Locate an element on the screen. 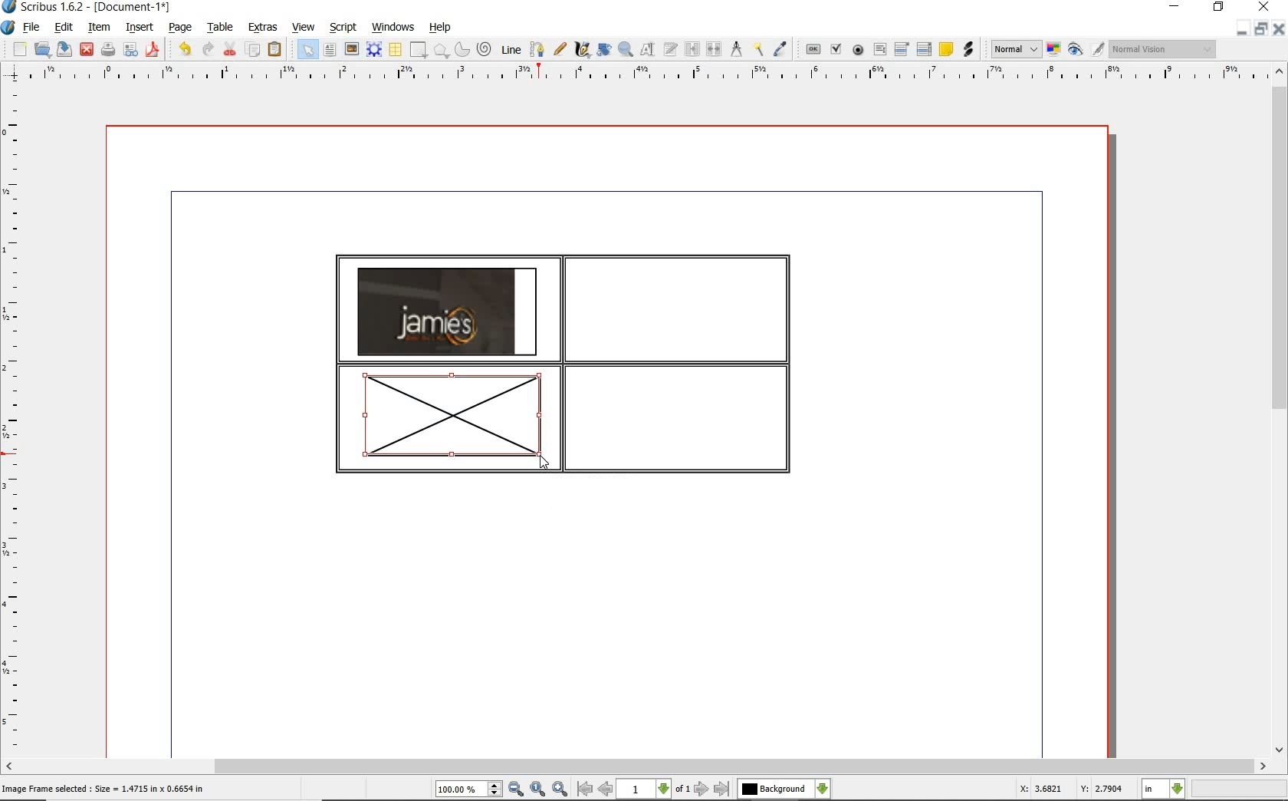 This screenshot has height=801, width=1288. go to next page is located at coordinates (701, 789).